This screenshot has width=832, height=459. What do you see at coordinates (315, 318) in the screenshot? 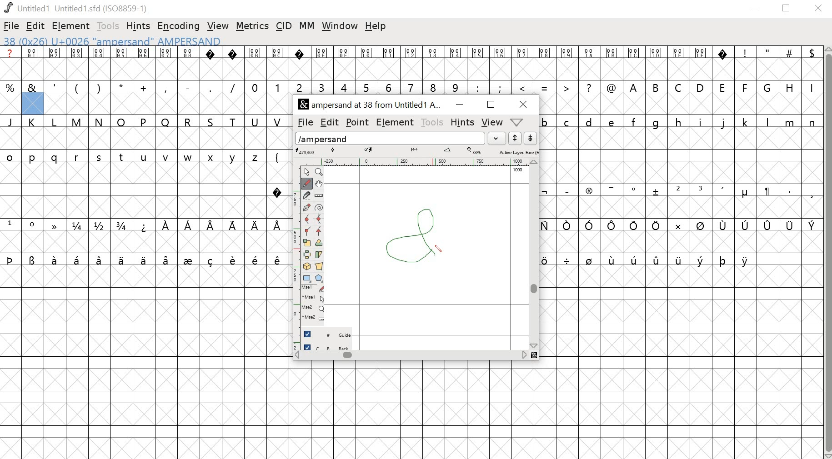
I see `^Mse2` at bounding box center [315, 318].